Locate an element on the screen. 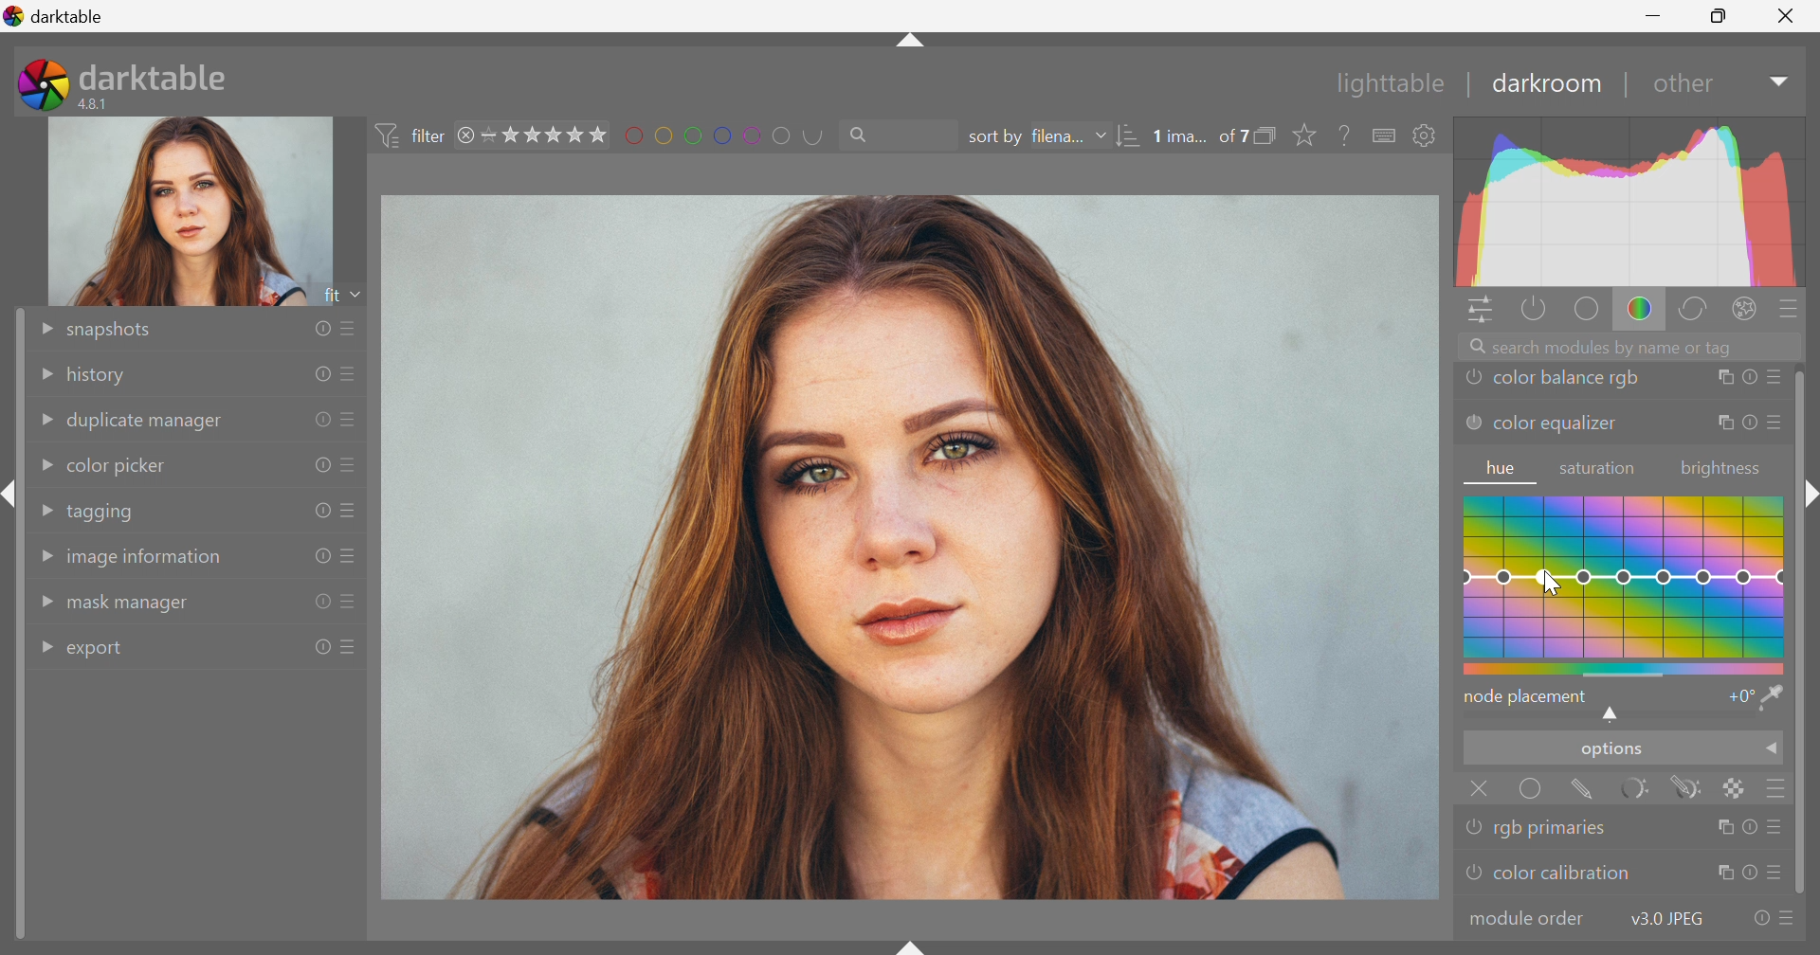 Image resolution: width=1820 pixels, height=955 pixels. presets is located at coordinates (1791, 308).